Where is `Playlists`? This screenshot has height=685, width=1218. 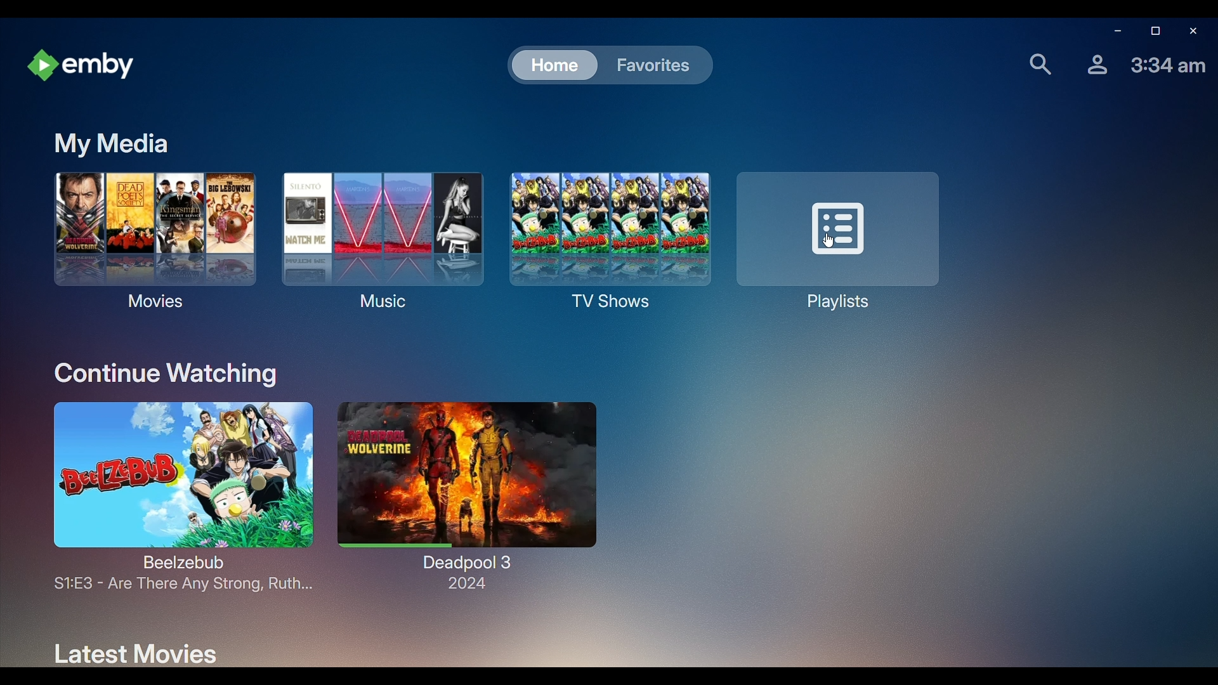 Playlists is located at coordinates (843, 240).